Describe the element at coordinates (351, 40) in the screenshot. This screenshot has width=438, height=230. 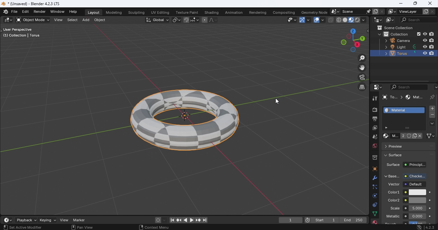
I see `Use a preset viewpoint` at that location.